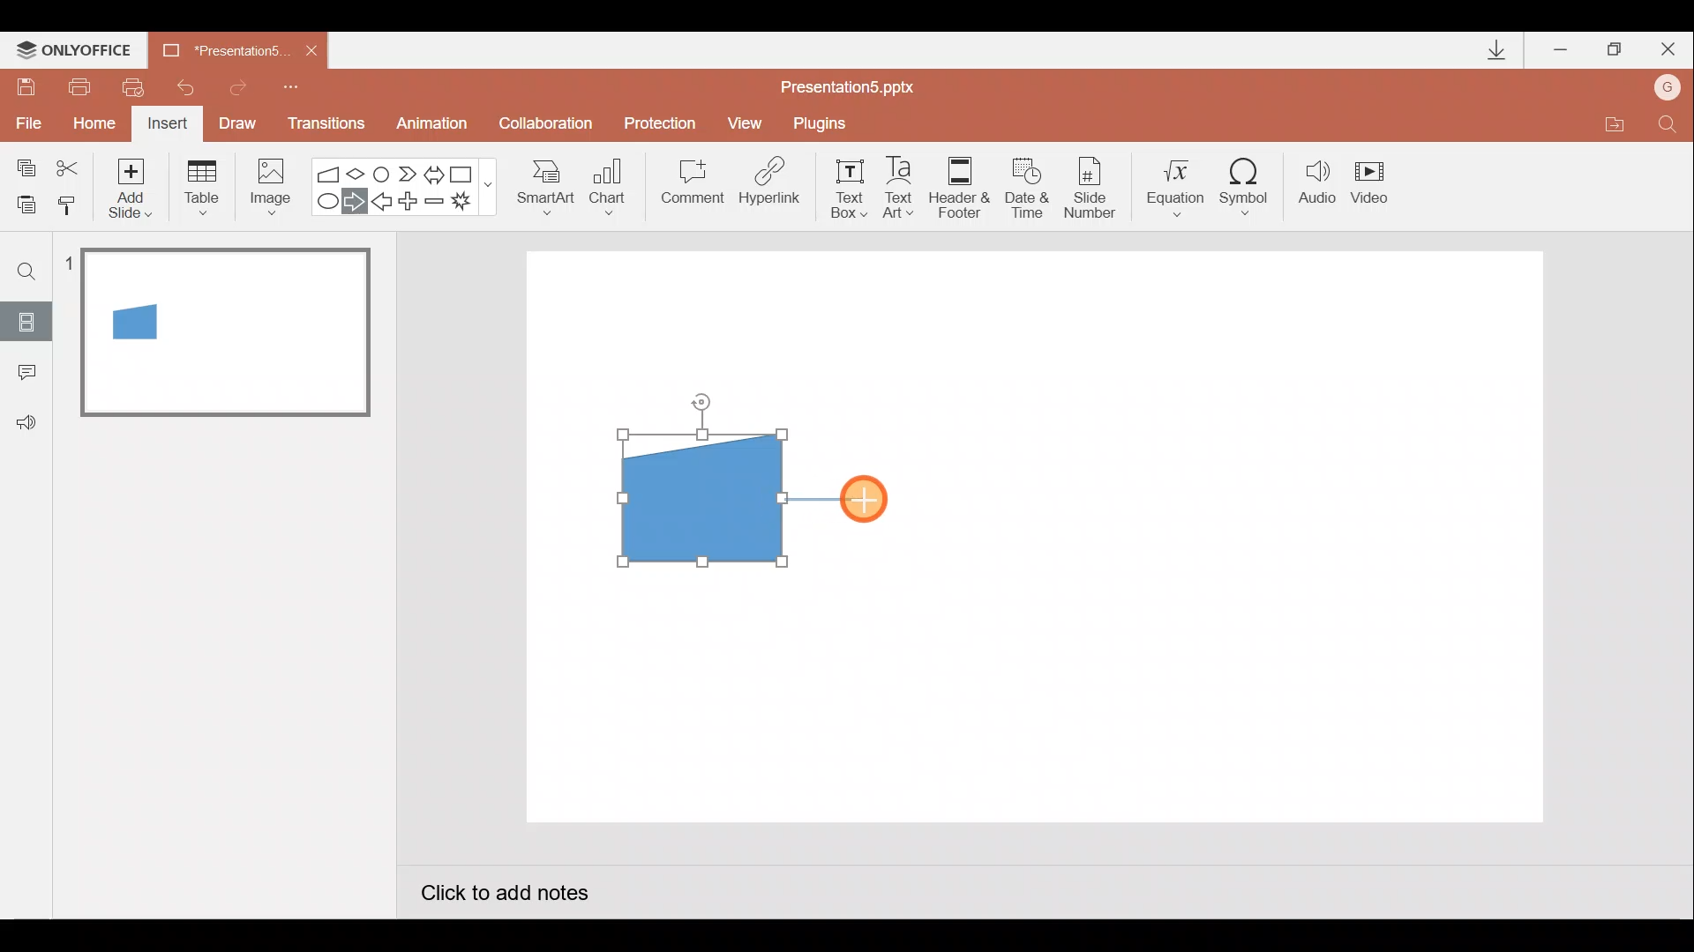  Describe the element at coordinates (25, 119) in the screenshot. I see `File` at that location.